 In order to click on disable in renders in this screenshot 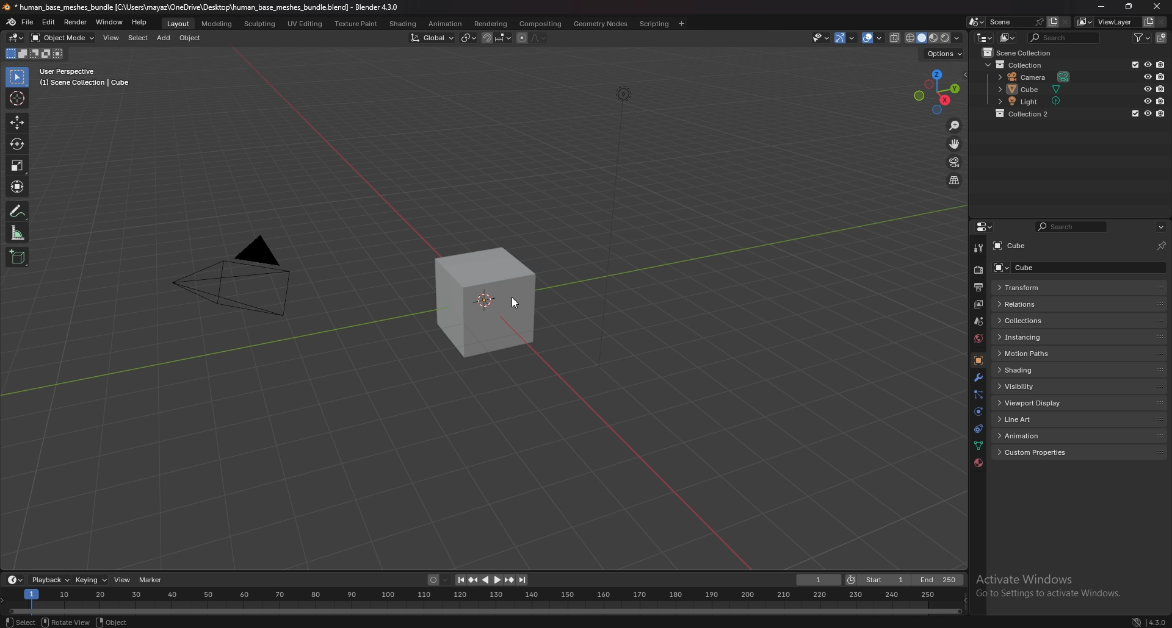, I will do `click(1161, 63)`.